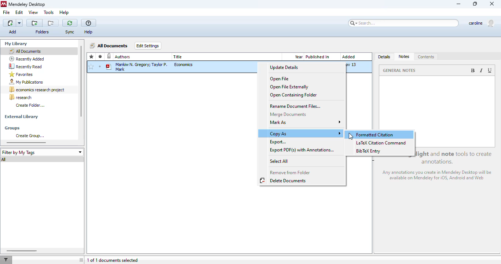 The image size is (501, 264). I want to click on favorites, so click(92, 57).